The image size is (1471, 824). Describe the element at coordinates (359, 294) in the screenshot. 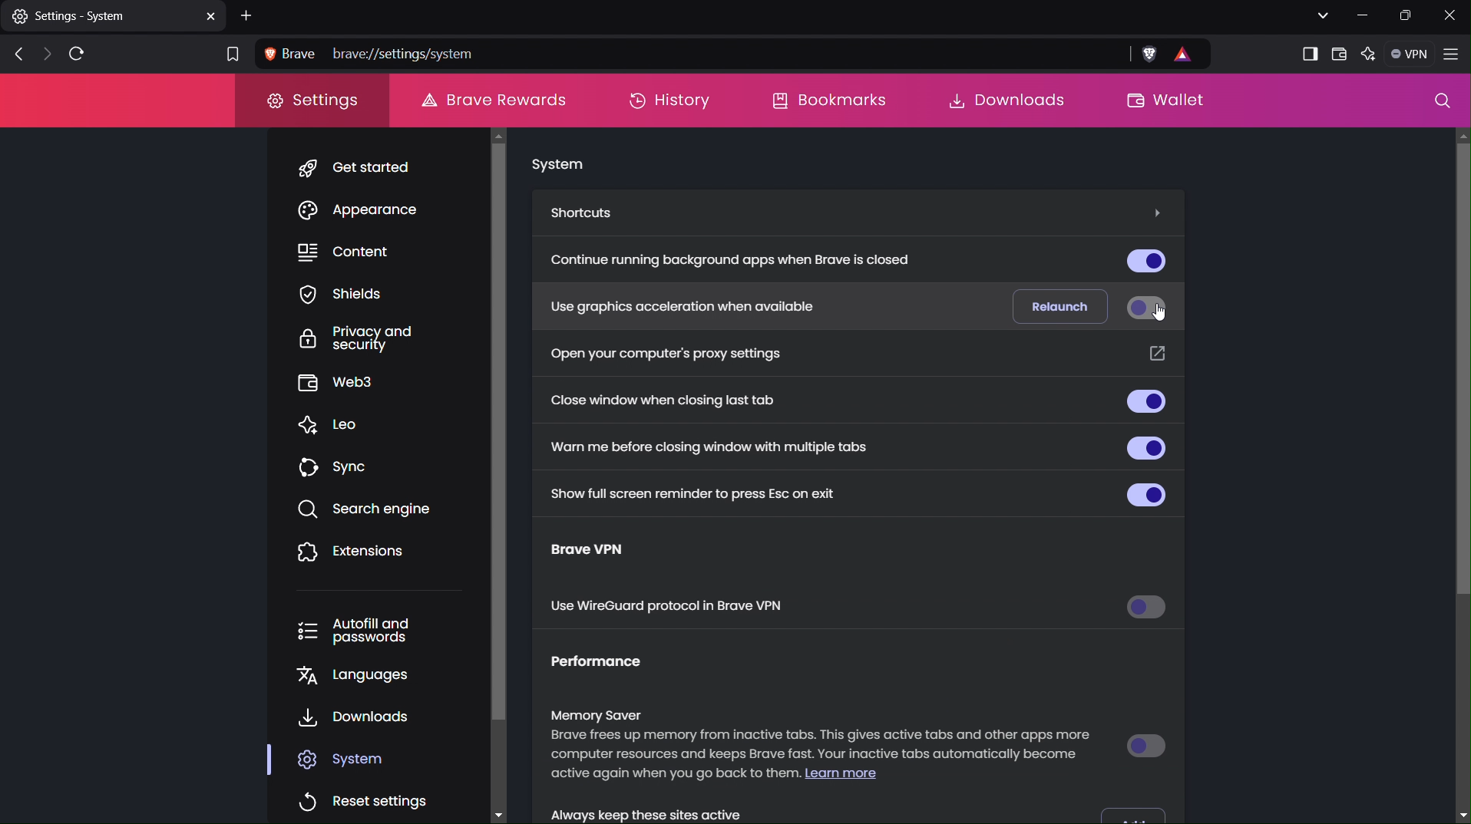

I see `Shields` at that location.